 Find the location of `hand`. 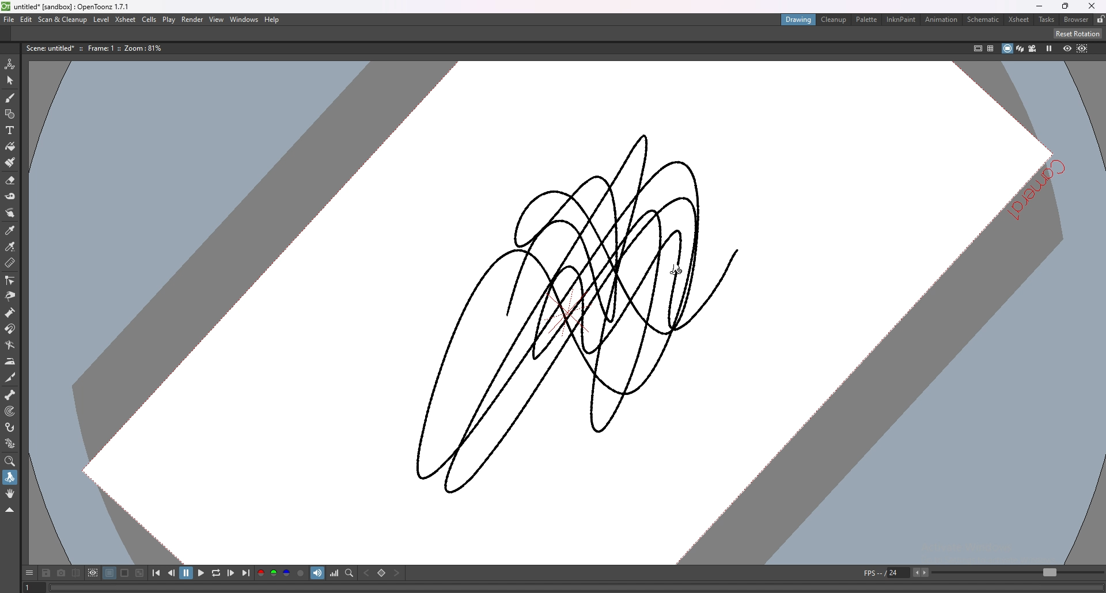

hand is located at coordinates (10, 493).